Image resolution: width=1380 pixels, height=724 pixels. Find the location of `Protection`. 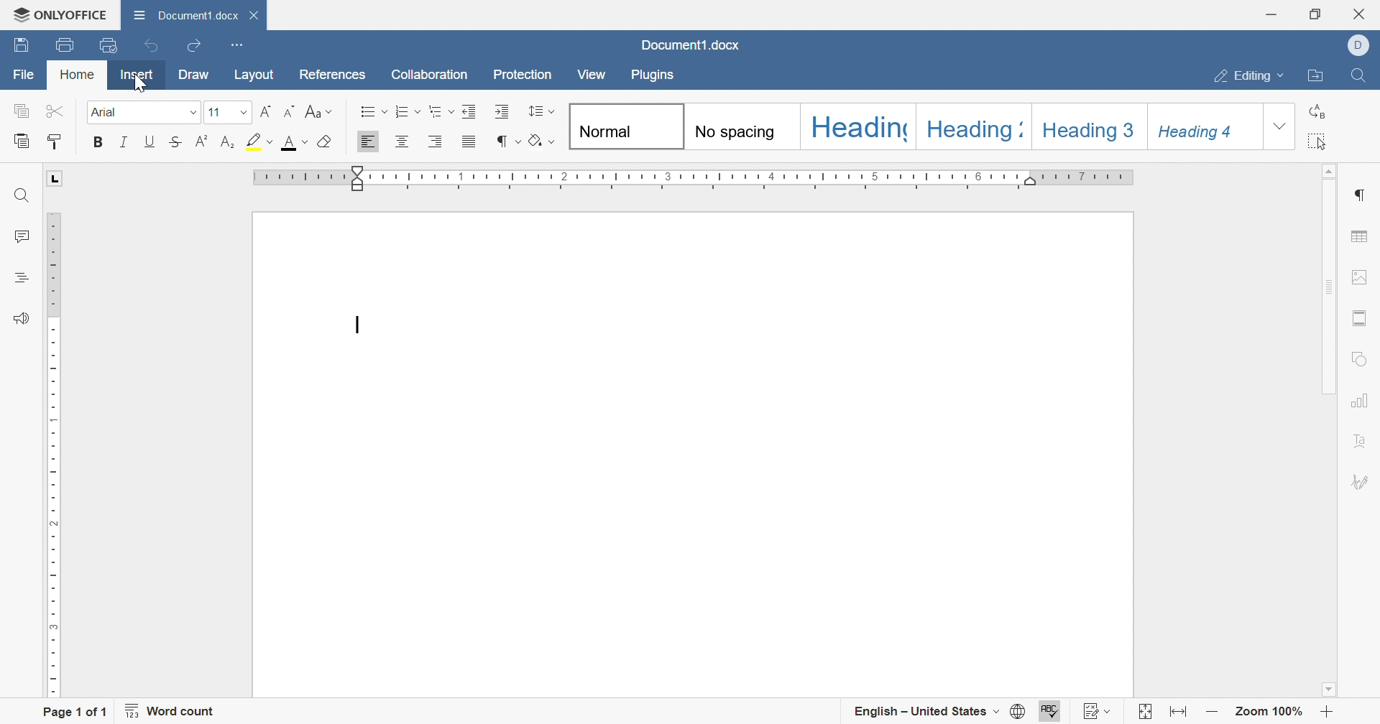

Protection is located at coordinates (521, 75).